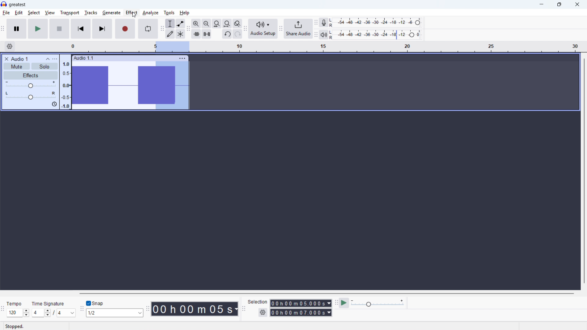 The height and width of the screenshot is (330, 587). What do you see at coordinates (9, 46) in the screenshot?
I see `Timeline settings ` at bounding box center [9, 46].